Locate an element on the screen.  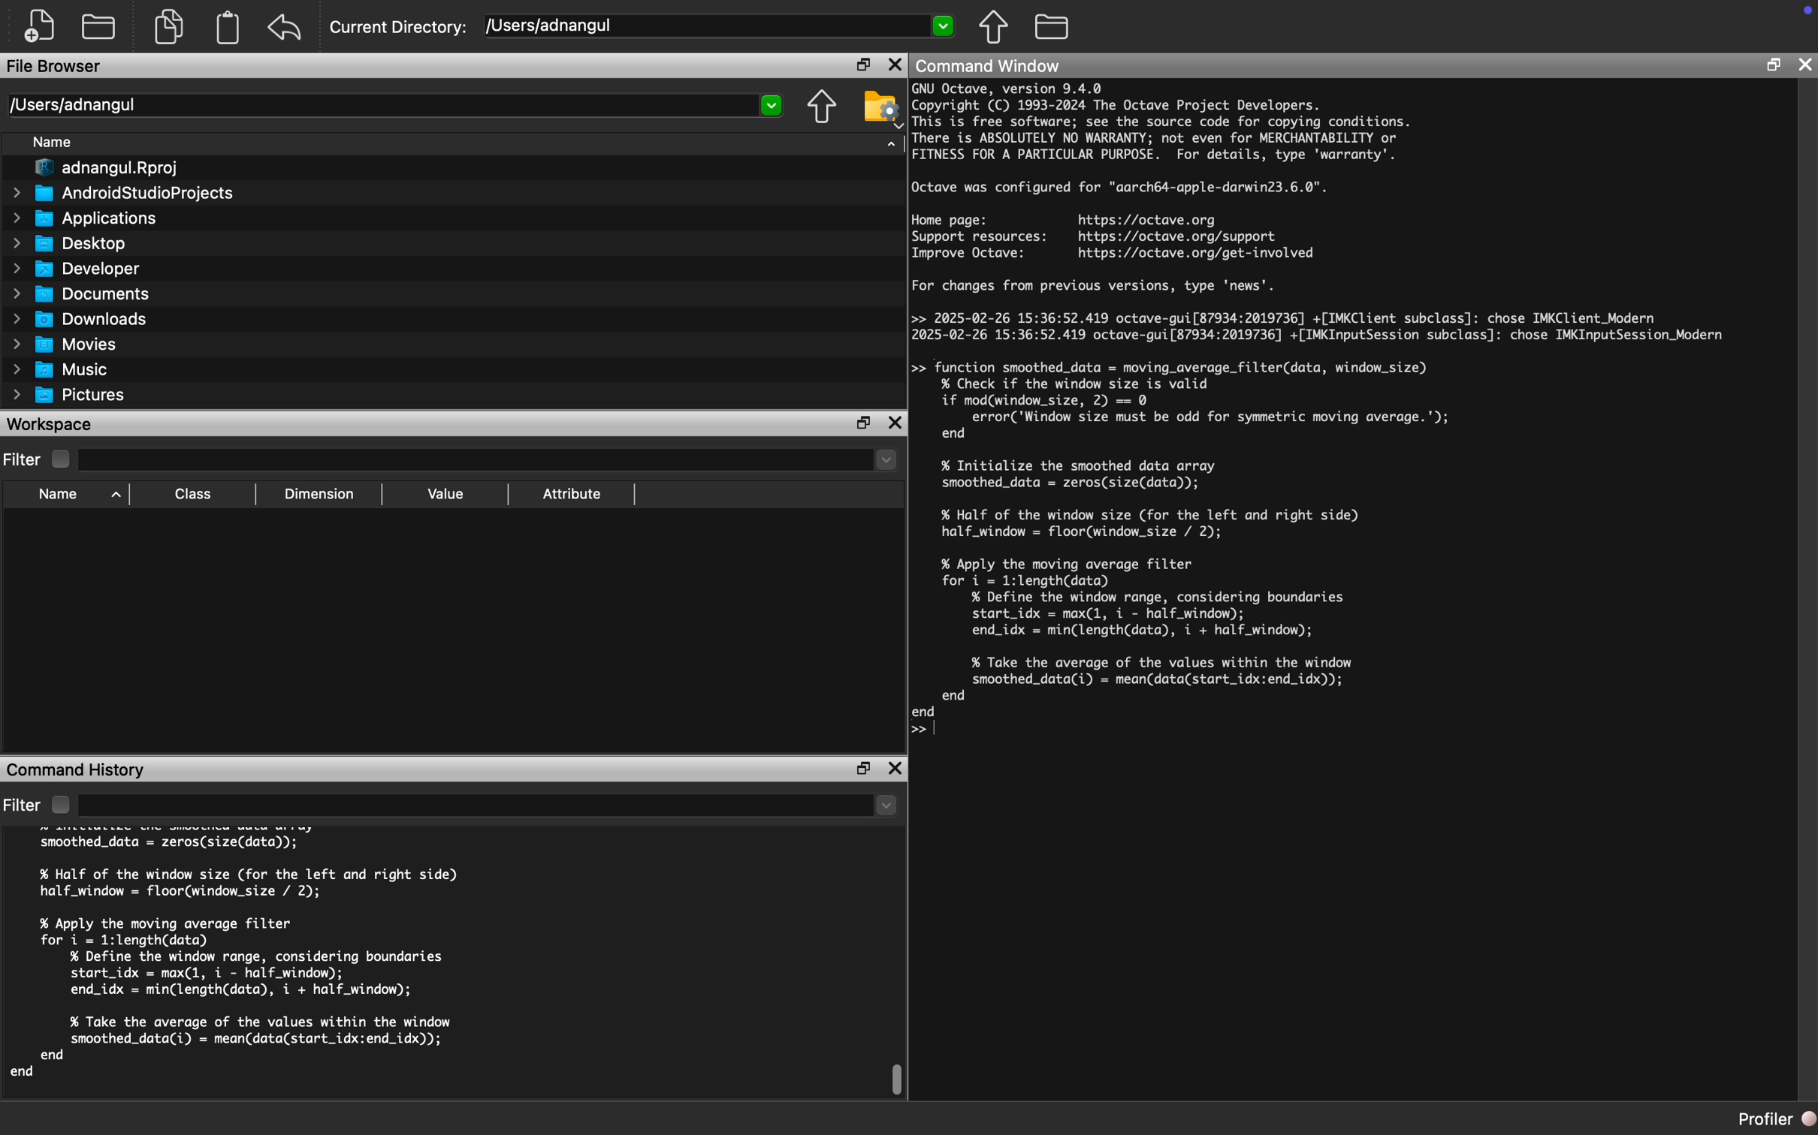
adnangul.Rproj is located at coordinates (107, 168).